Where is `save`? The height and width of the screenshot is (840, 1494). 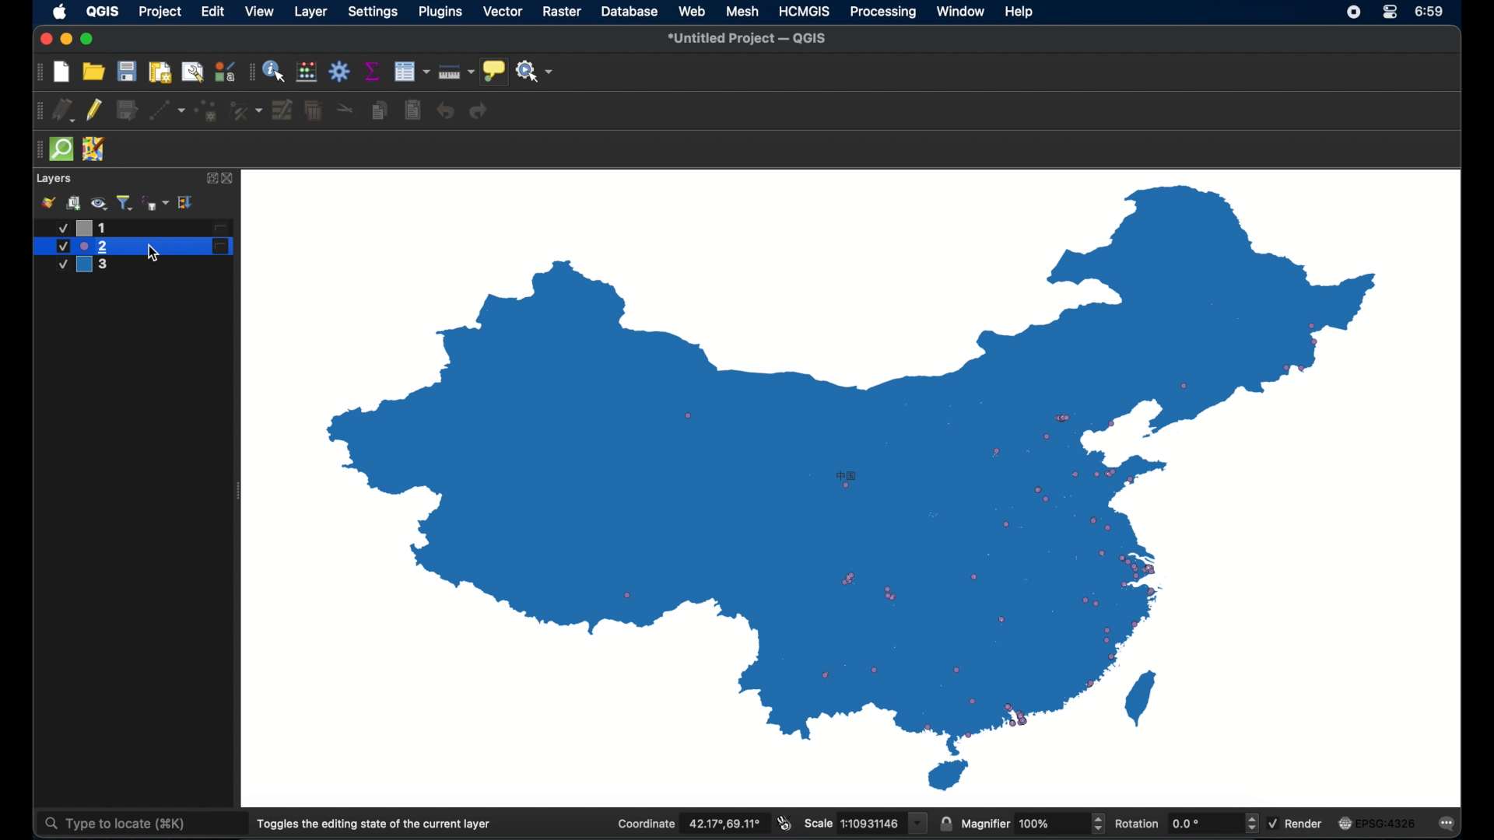
save is located at coordinates (127, 71).